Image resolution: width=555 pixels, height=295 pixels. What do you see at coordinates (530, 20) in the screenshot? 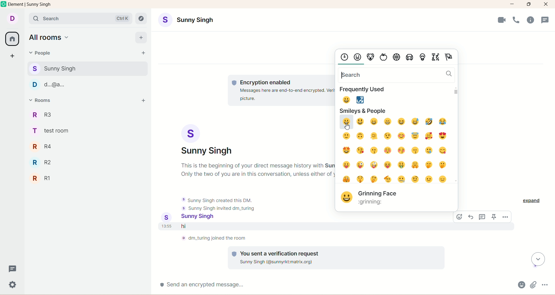
I see `room info` at bounding box center [530, 20].